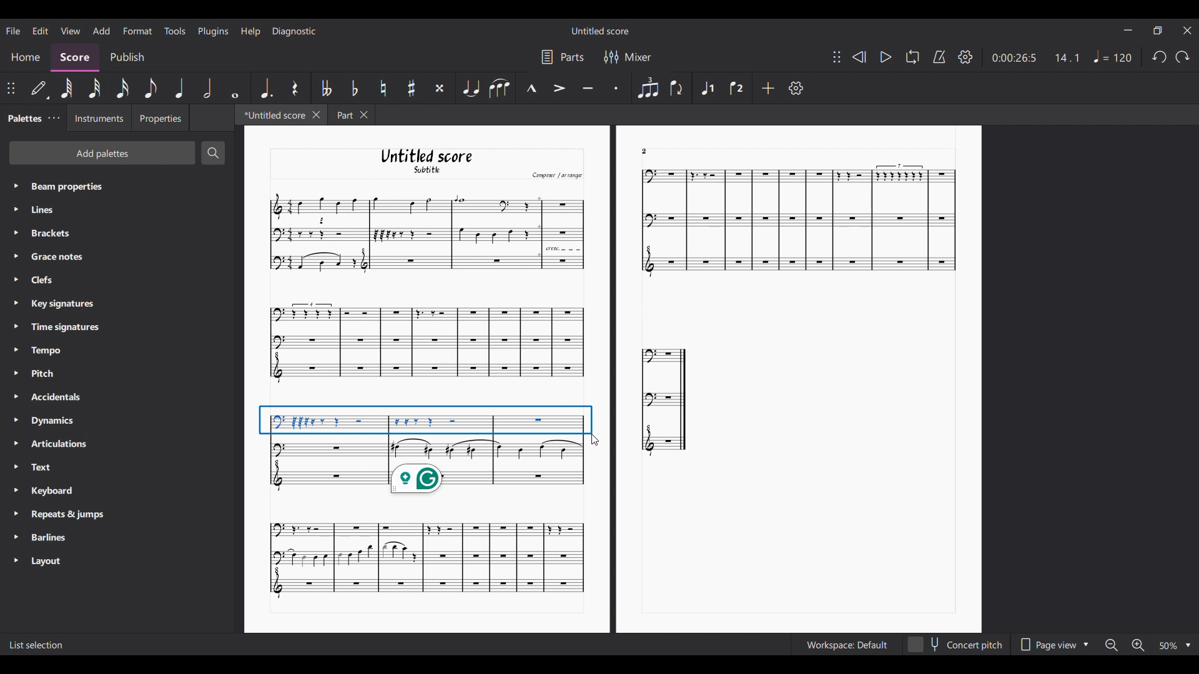  What do you see at coordinates (47, 538) in the screenshot?
I see `> Barlines` at bounding box center [47, 538].